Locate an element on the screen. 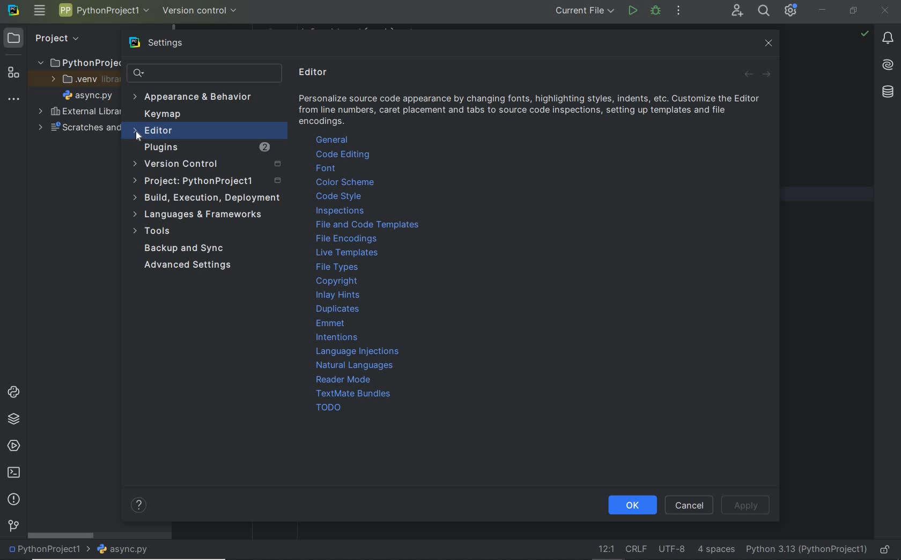 This screenshot has height=560, width=901. python console is located at coordinates (13, 393).